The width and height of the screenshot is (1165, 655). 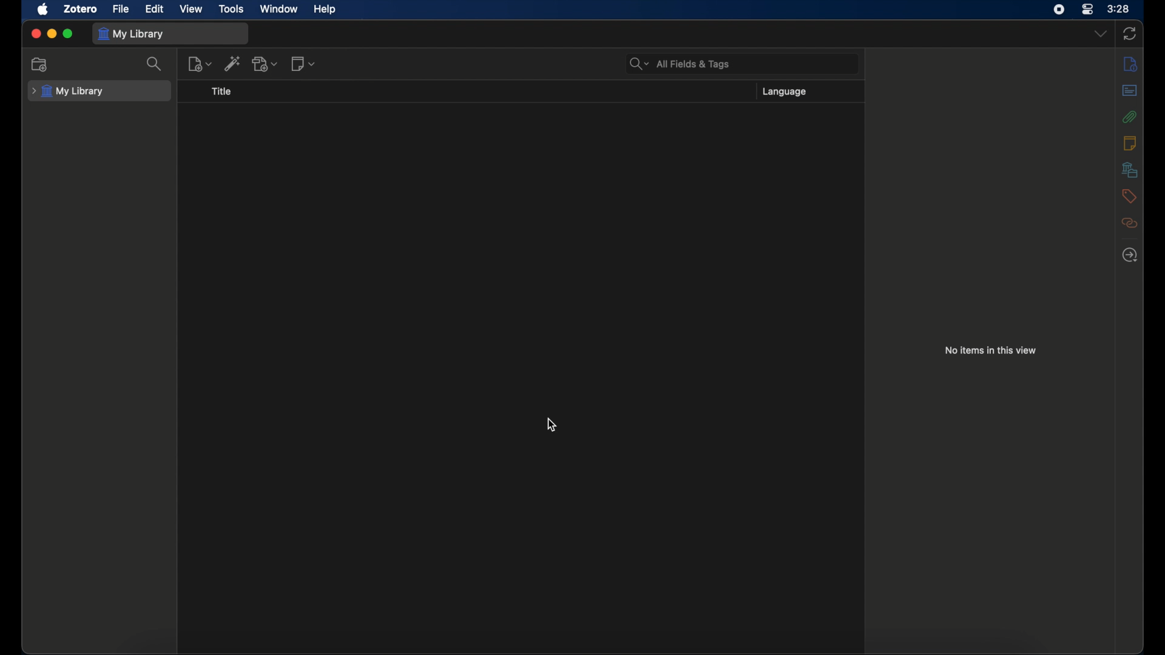 What do you see at coordinates (1087, 9) in the screenshot?
I see `control center` at bounding box center [1087, 9].